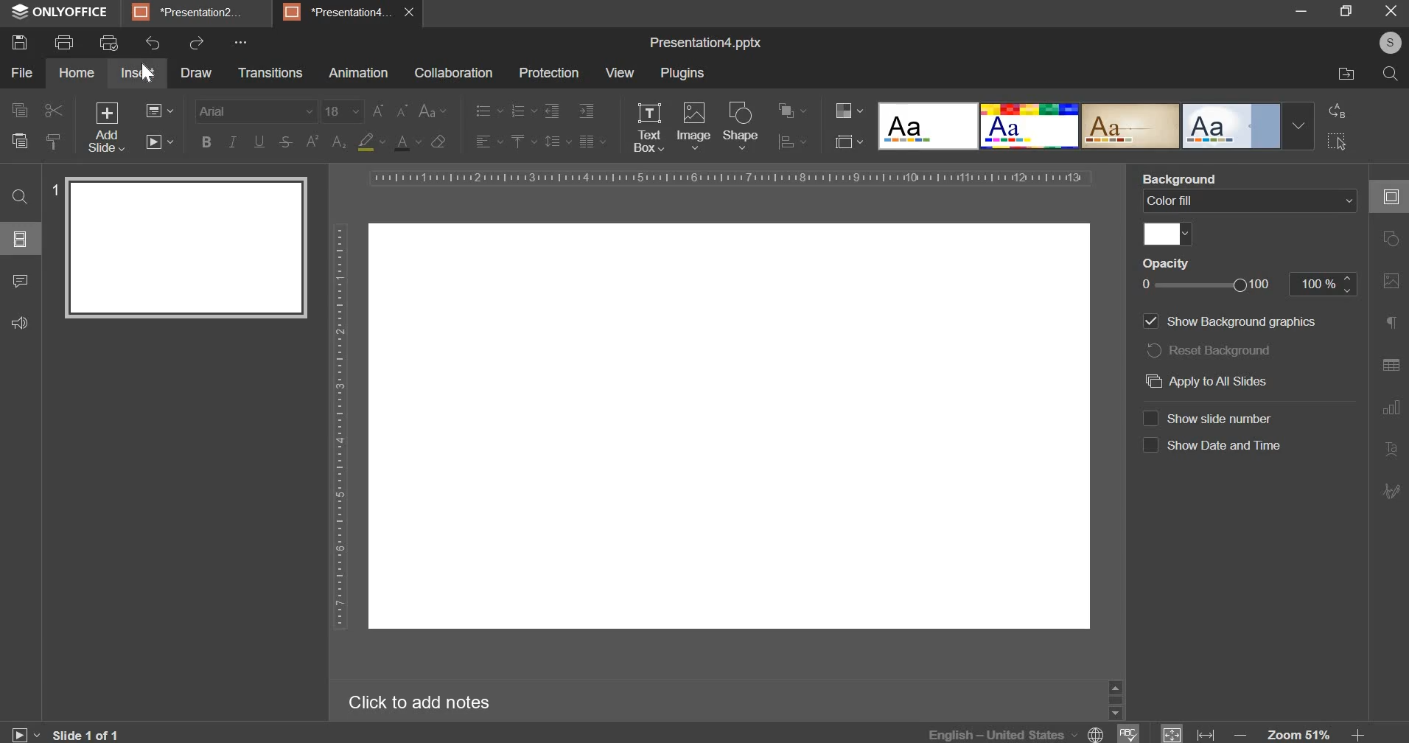 Image resolution: width=1409 pixels, height=743 pixels. What do you see at coordinates (587, 111) in the screenshot?
I see `increase indent` at bounding box center [587, 111].